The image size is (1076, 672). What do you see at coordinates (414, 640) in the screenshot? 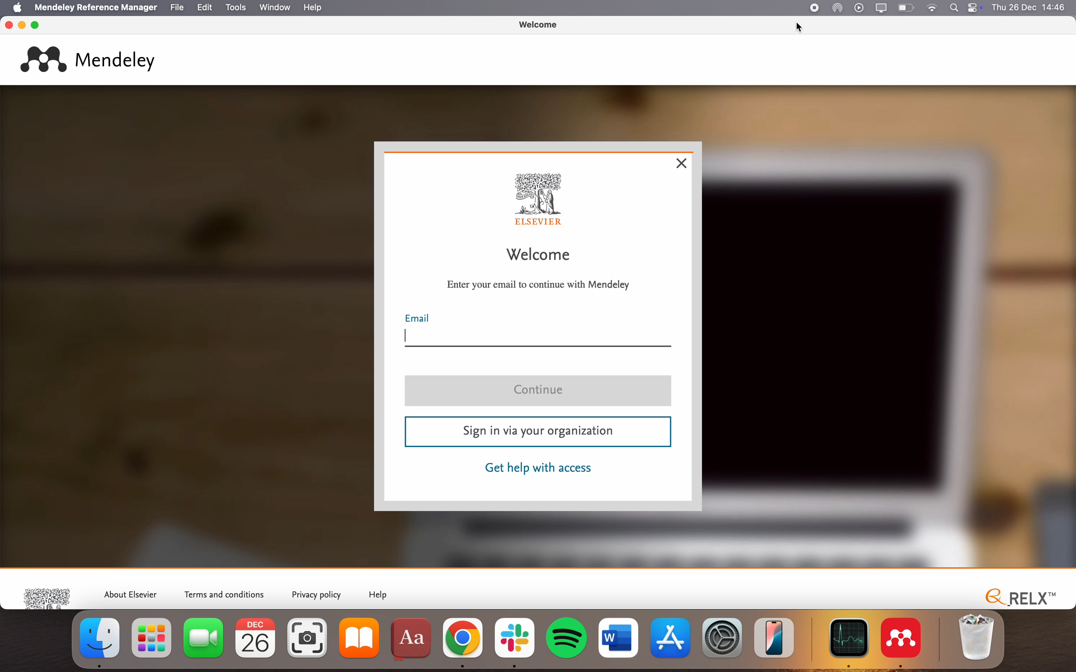
I see `dictonary` at bounding box center [414, 640].